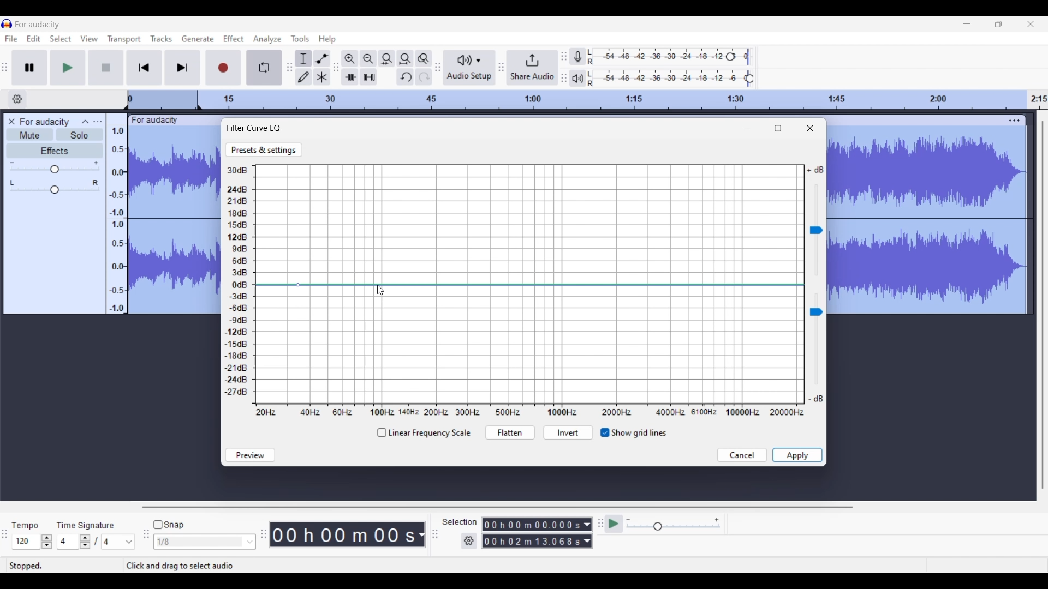  I want to click on Select menu, so click(61, 39).